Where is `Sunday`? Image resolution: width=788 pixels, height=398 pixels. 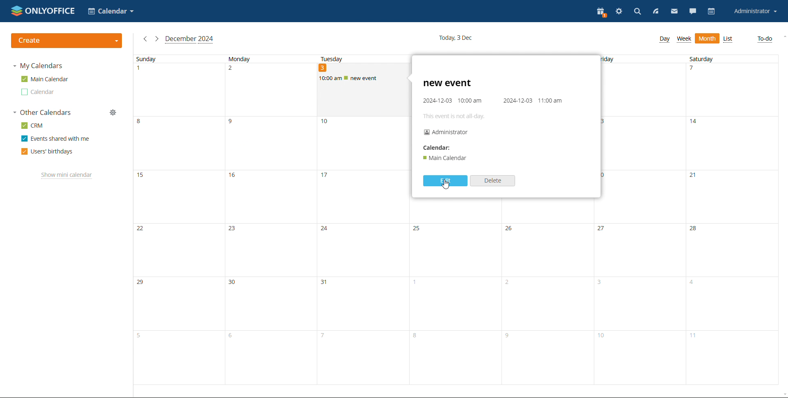
Sunday is located at coordinates (177, 59).